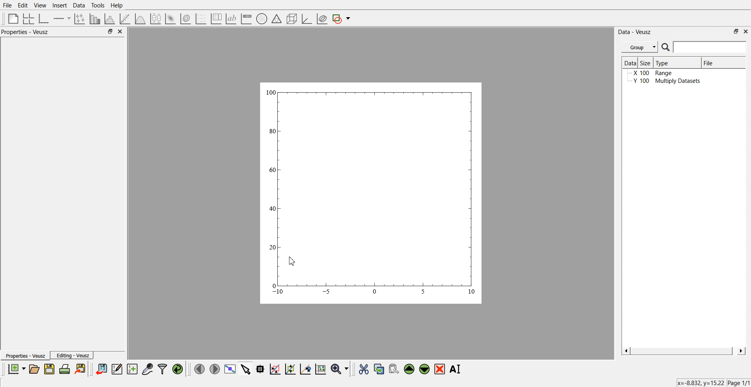 The width and height of the screenshot is (751, 387). Describe the element at coordinates (8, 5) in the screenshot. I see `File` at that location.